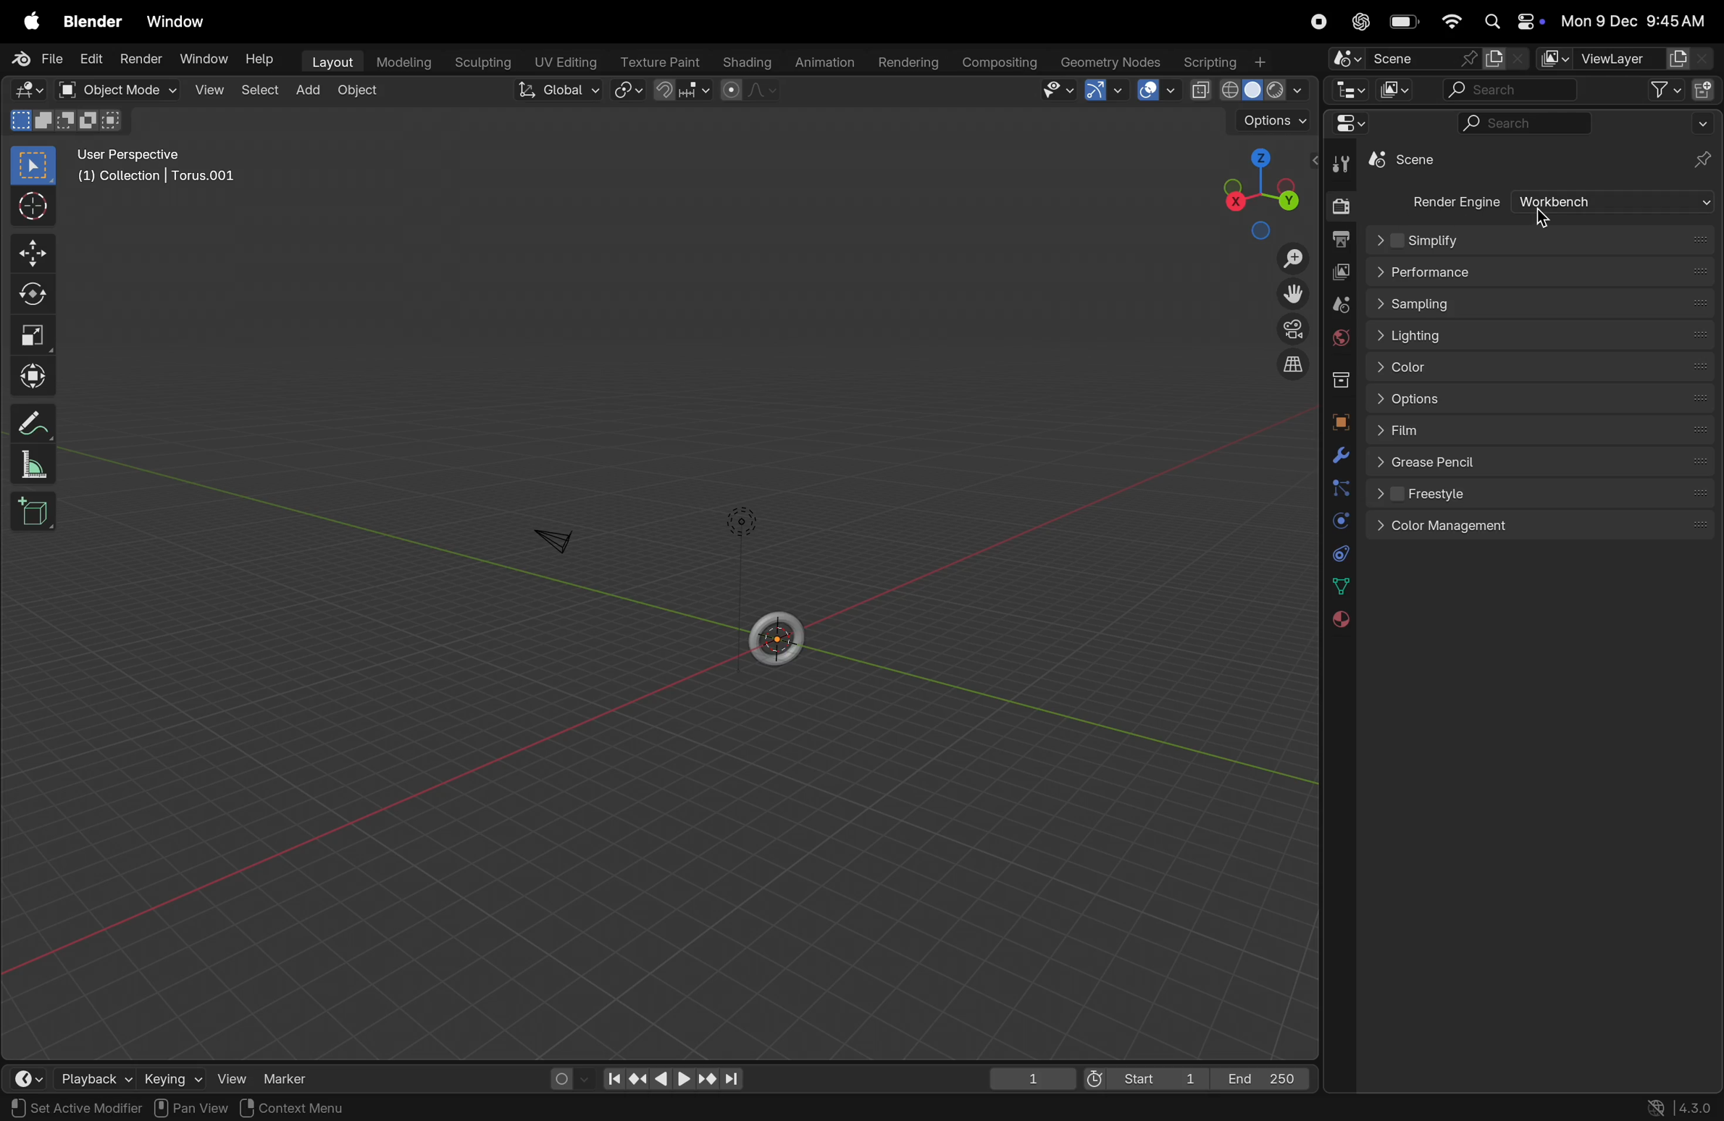  I want to click on Blender, so click(92, 21).